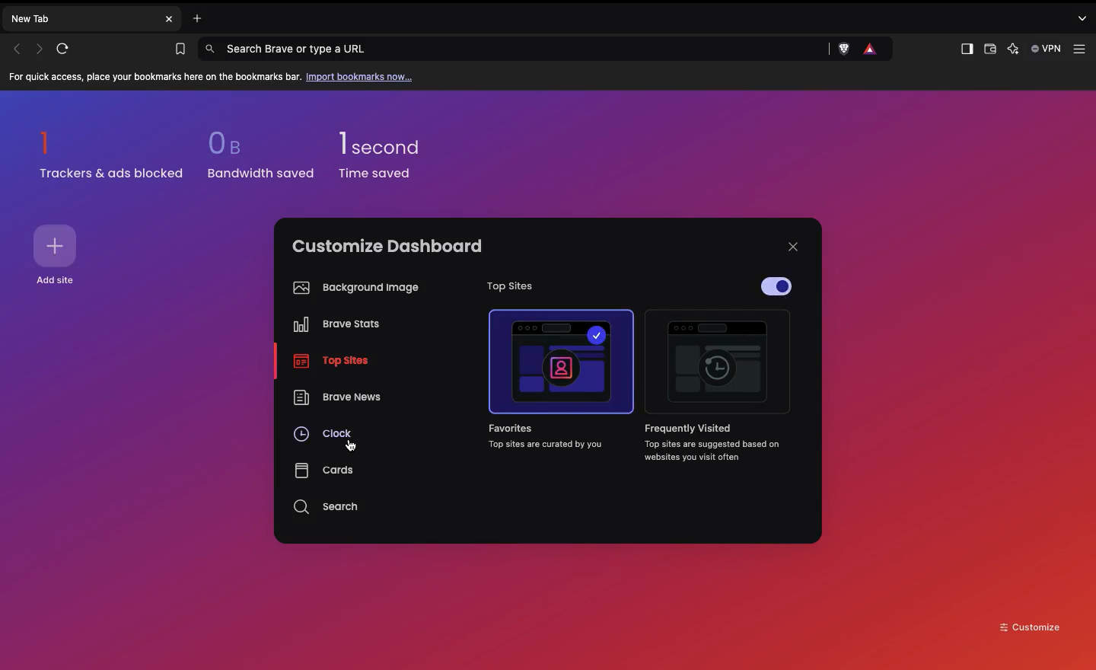 The image size is (1096, 670). What do you see at coordinates (41, 48) in the screenshot?
I see `Next page` at bounding box center [41, 48].